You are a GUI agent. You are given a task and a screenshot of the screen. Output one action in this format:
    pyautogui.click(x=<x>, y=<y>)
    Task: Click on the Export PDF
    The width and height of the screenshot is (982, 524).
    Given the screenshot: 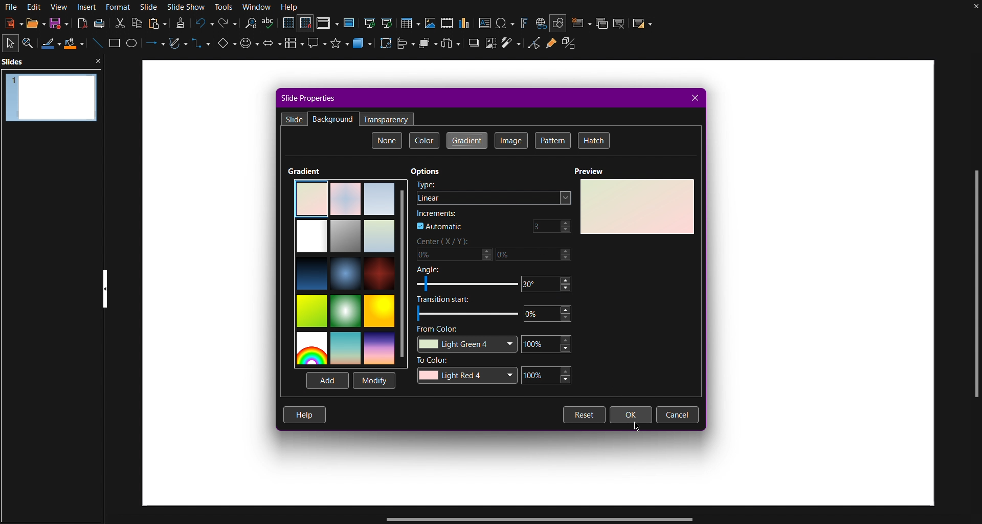 What is the action you would take?
    pyautogui.click(x=80, y=24)
    